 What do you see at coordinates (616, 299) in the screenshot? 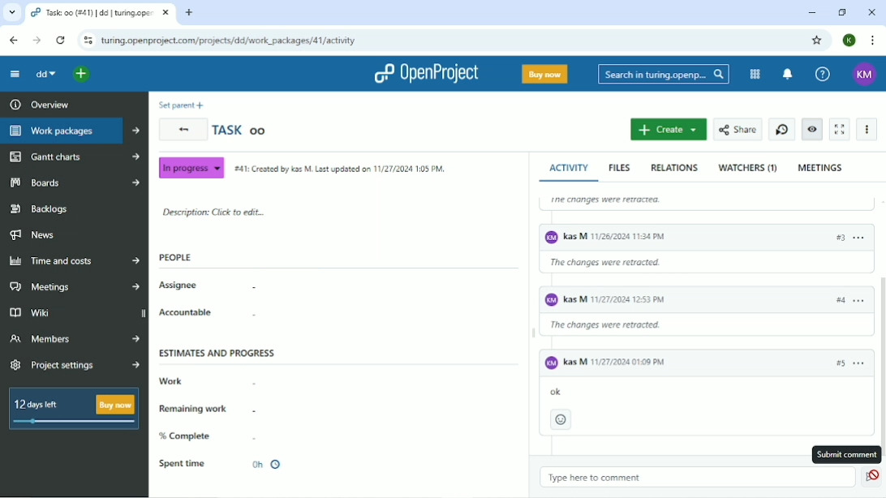
I see `KM Kas M 11/26/2024 12:53 PM` at bounding box center [616, 299].